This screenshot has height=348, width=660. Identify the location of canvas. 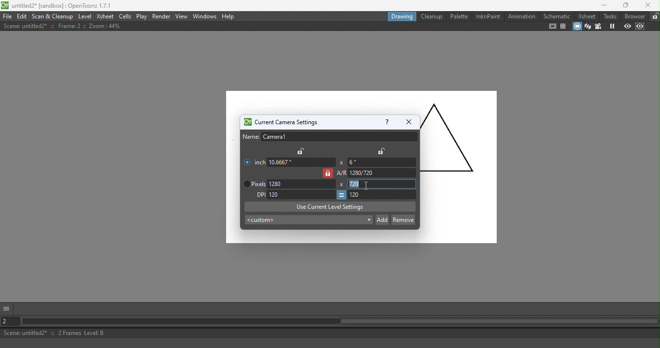
(459, 168).